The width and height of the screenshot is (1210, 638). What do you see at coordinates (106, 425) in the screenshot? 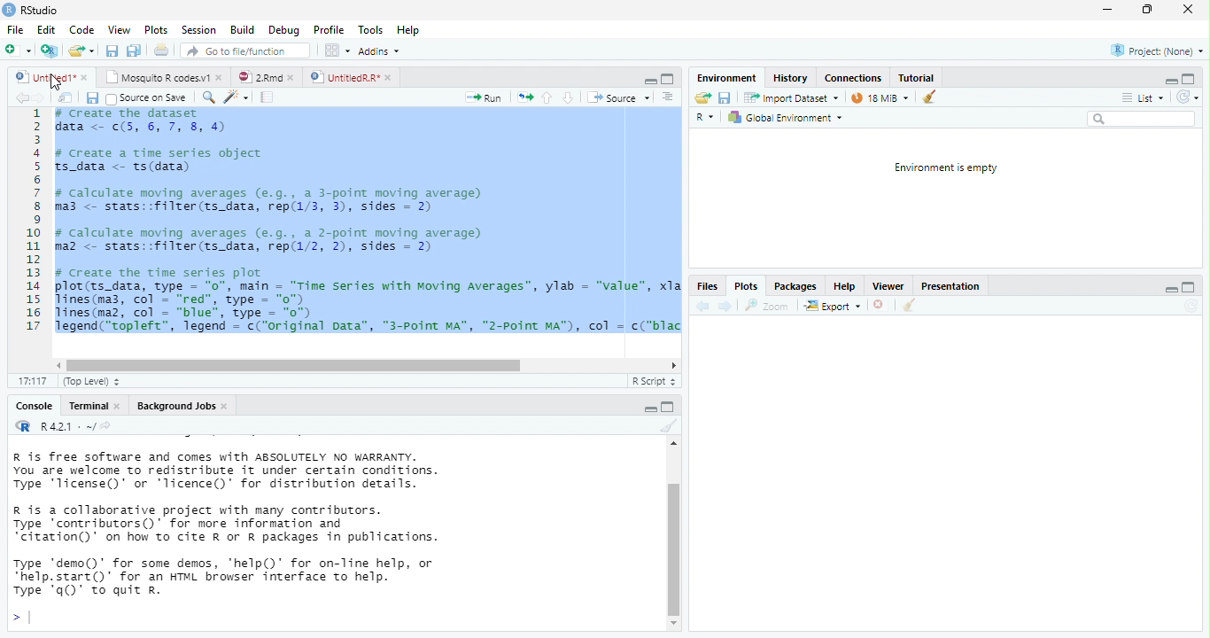
I see `view the current working directory` at bounding box center [106, 425].